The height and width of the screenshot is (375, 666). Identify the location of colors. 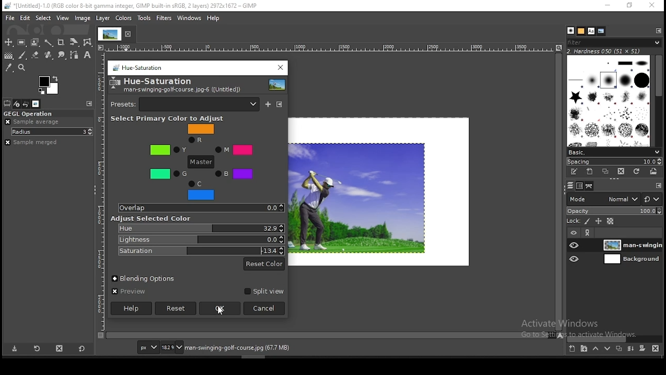
(49, 84).